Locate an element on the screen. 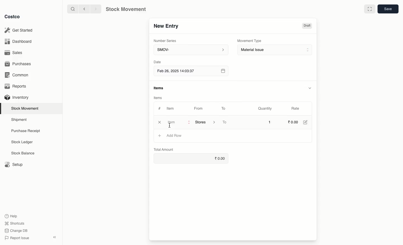 This screenshot has height=245, width=403. Item is located at coordinates (173, 108).